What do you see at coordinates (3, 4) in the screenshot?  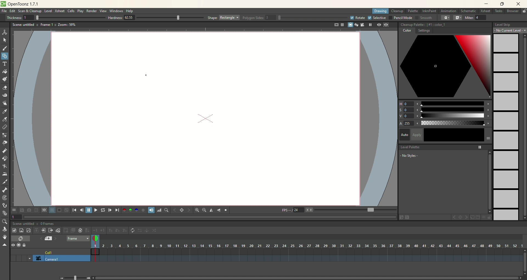 I see `logo` at bounding box center [3, 4].